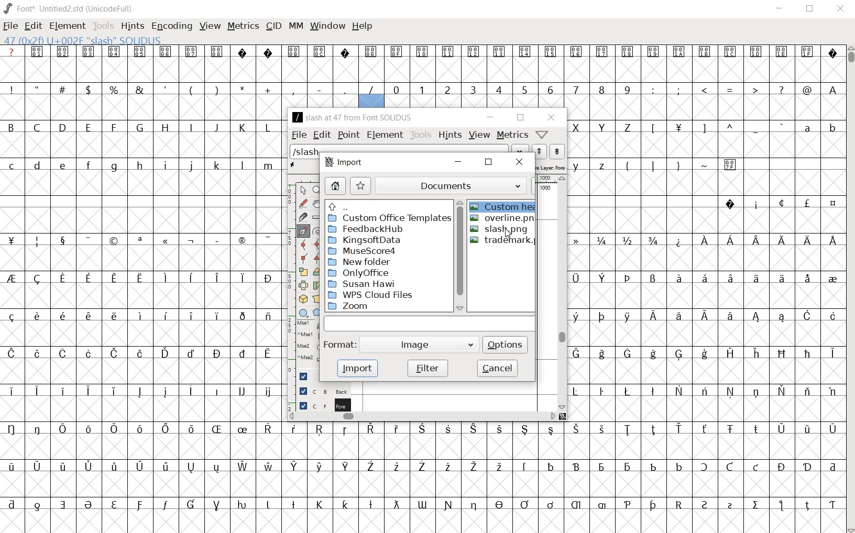  What do you see at coordinates (514, 88) in the screenshot?
I see `numbers 0 -9 ` at bounding box center [514, 88].